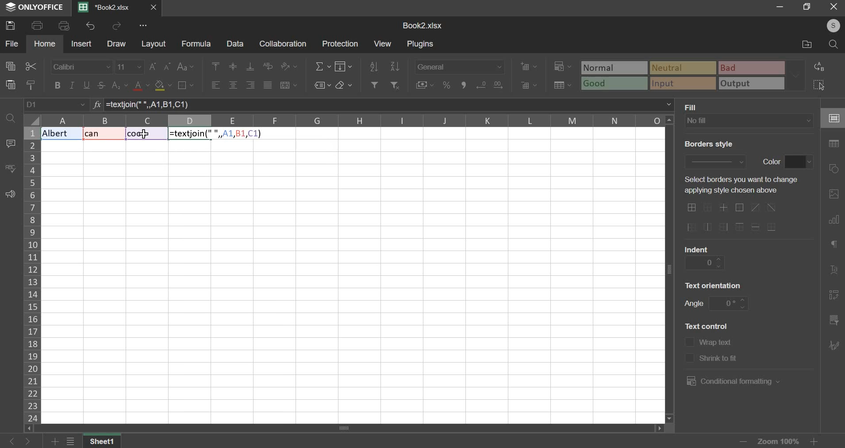  What do you see at coordinates (833, 7) in the screenshot?
I see `exit` at bounding box center [833, 7].